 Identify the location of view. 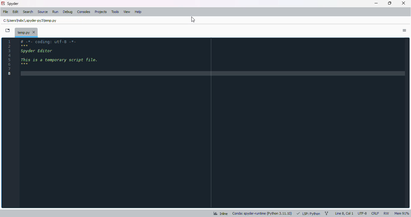
(127, 12).